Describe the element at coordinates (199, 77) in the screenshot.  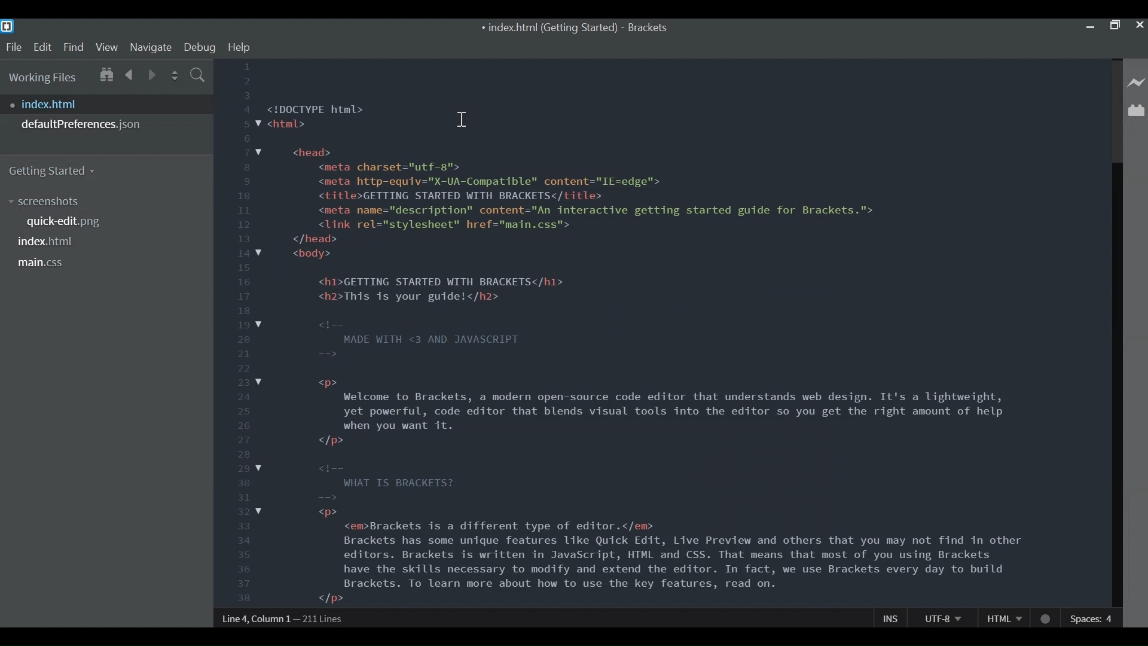
I see `Find in Files` at that location.